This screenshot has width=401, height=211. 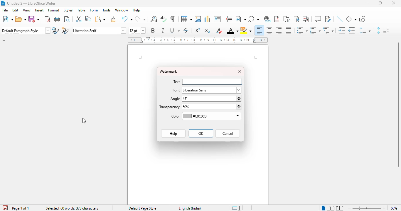 What do you see at coordinates (33, 19) in the screenshot?
I see `save` at bounding box center [33, 19].